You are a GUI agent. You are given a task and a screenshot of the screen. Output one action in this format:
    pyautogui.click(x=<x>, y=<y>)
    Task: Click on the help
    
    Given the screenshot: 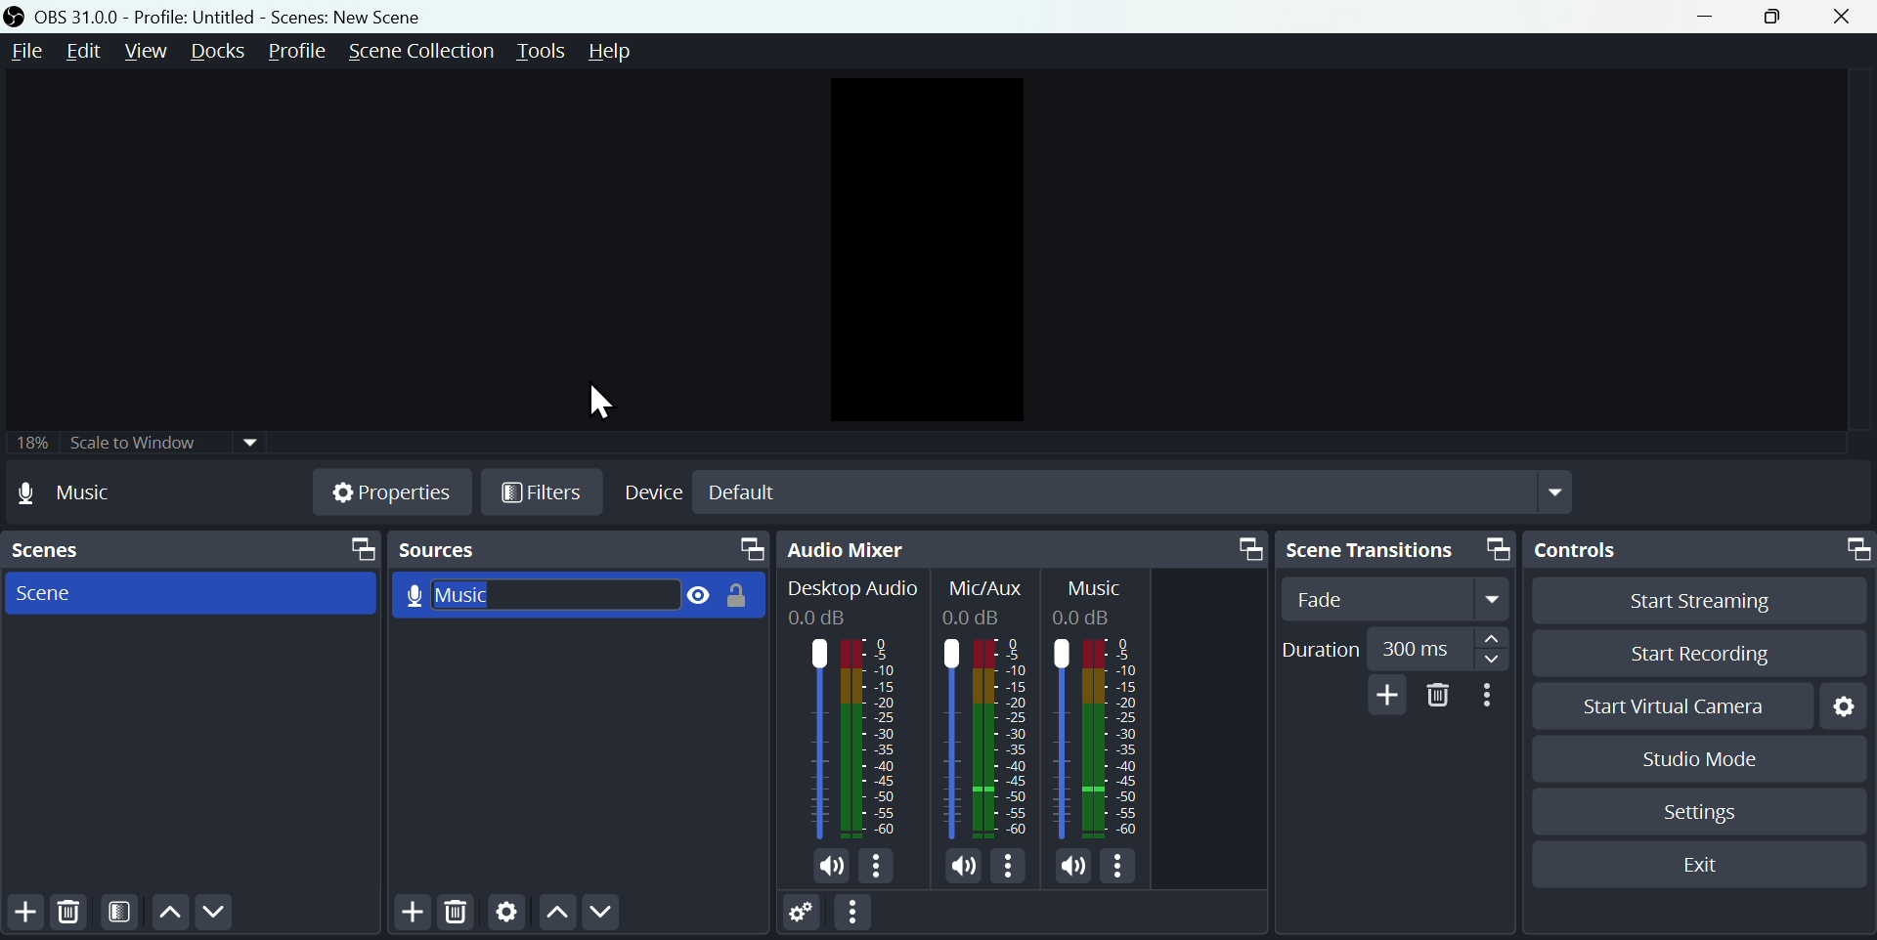 What is the action you would take?
    pyautogui.click(x=634, y=51)
    